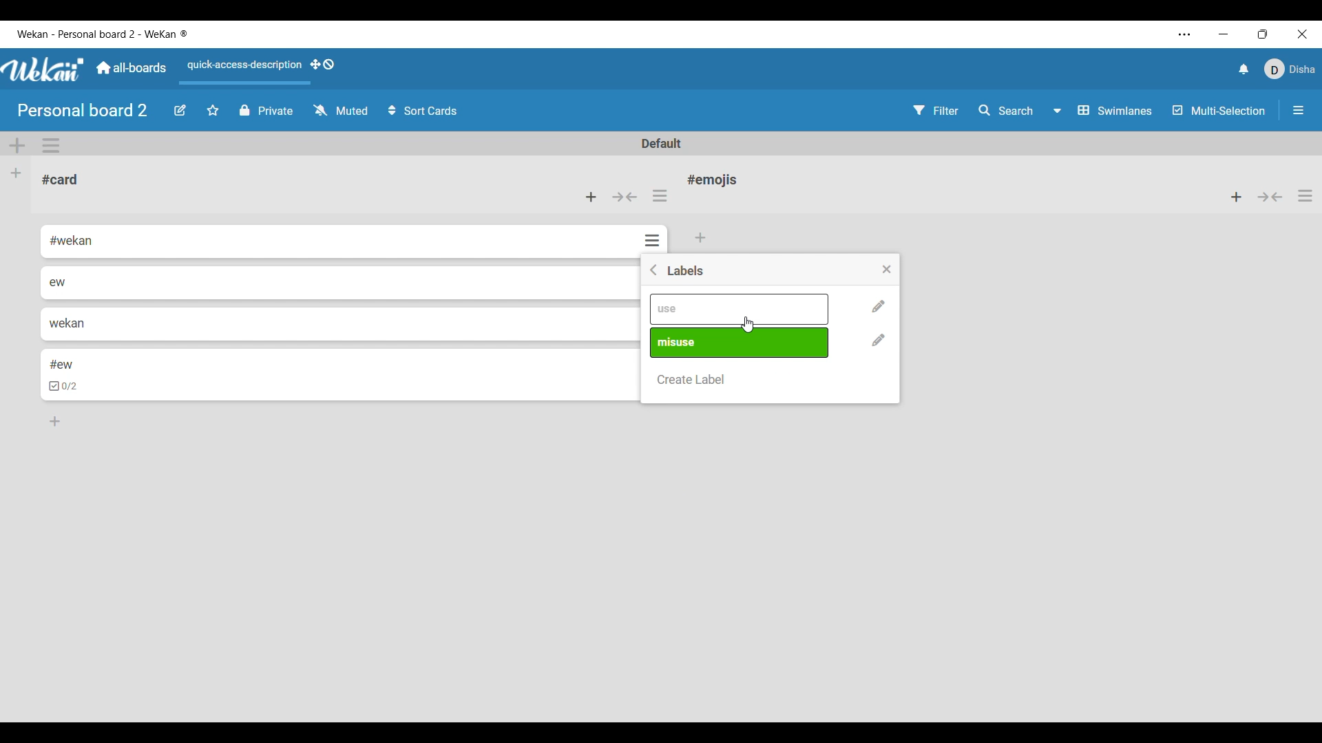 The height and width of the screenshot is (743, 1322). Describe the element at coordinates (73, 241) in the screenshot. I see `#wekan` at that location.